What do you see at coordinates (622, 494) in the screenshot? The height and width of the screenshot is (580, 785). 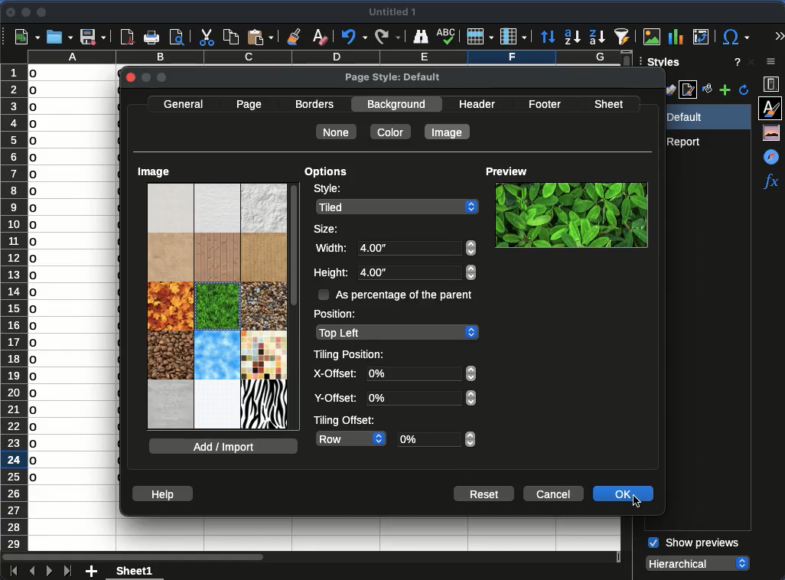 I see `ok` at bounding box center [622, 494].